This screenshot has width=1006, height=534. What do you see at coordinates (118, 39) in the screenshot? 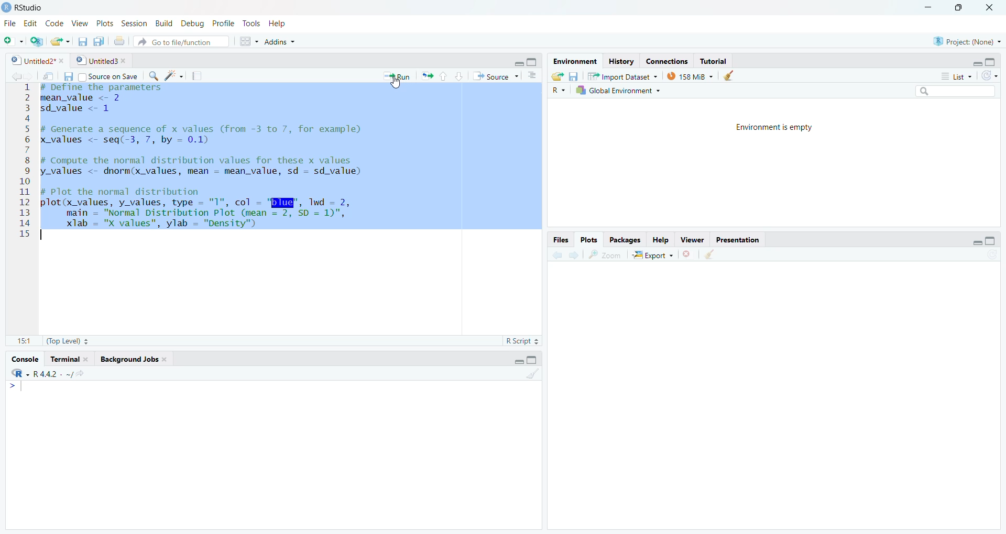
I see `Print the current file` at bounding box center [118, 39].